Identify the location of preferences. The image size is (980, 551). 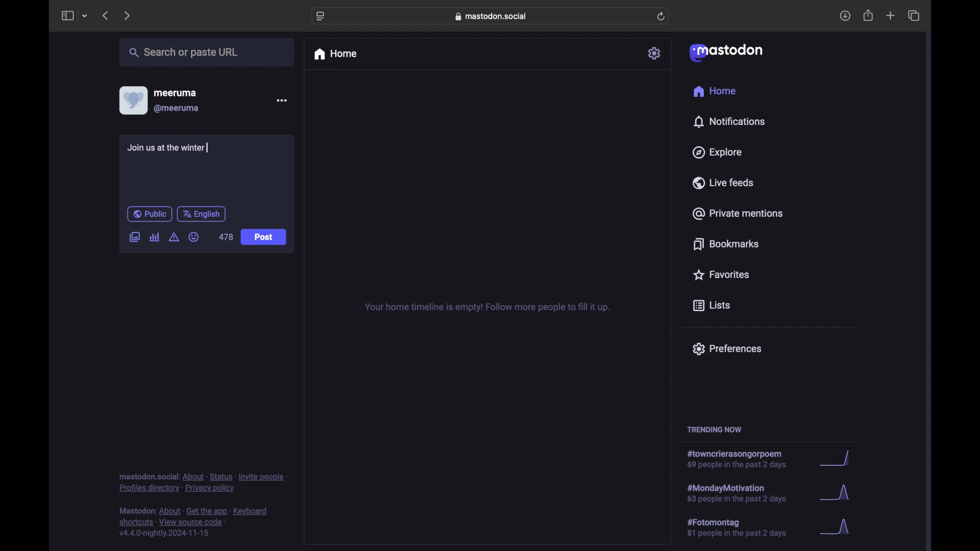
(726, 348).